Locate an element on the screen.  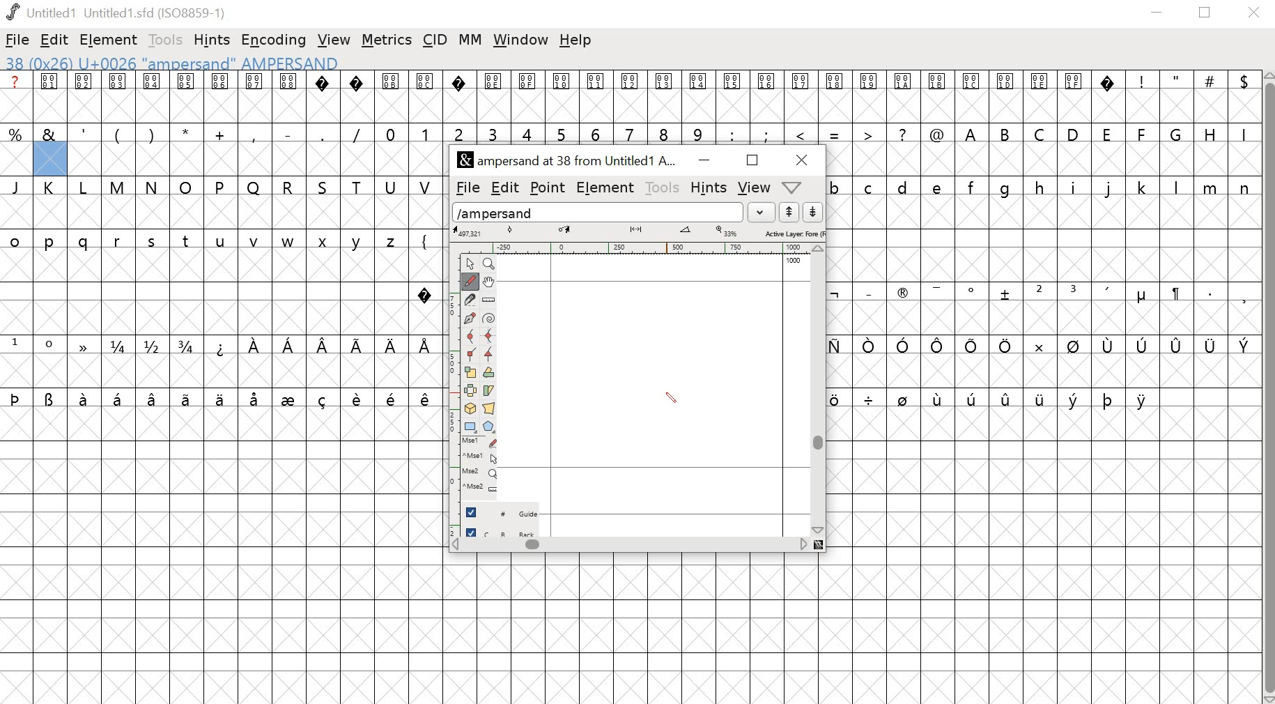
tools is located at coordinates (162, 39).